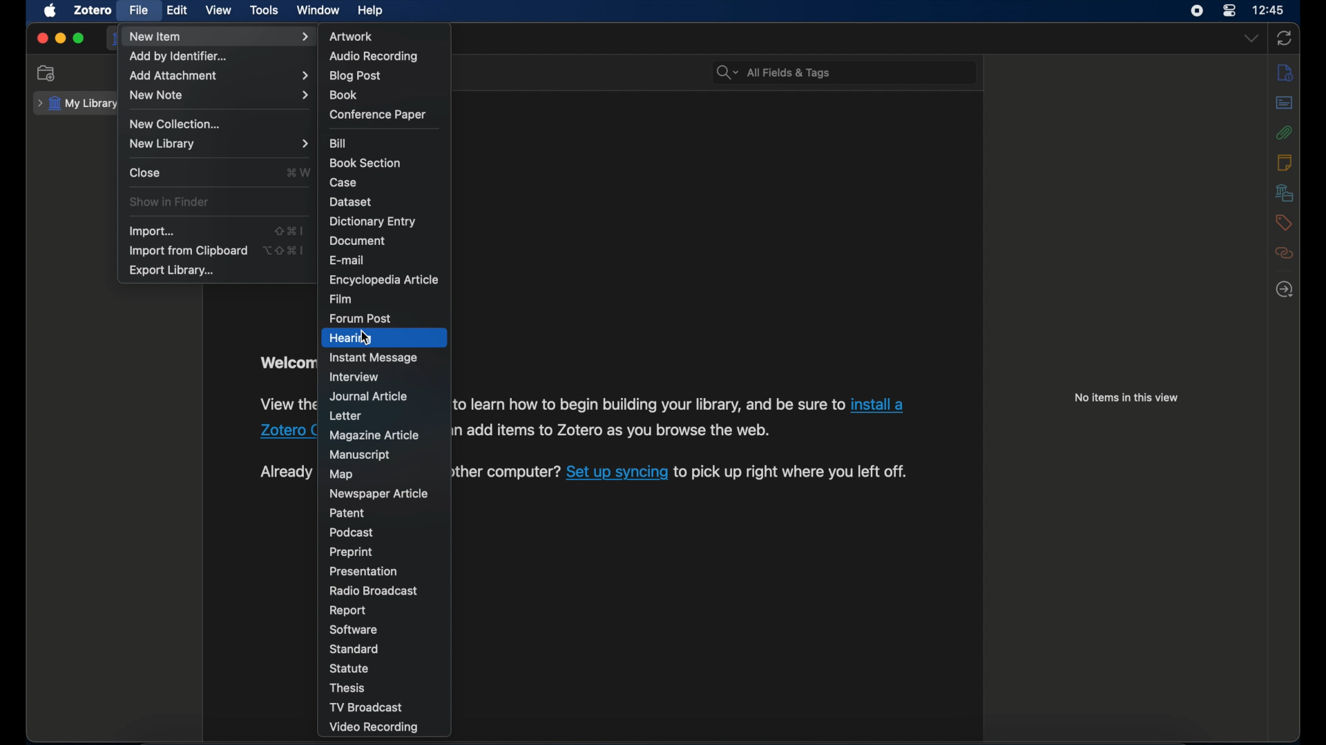 The width and height of the screenshot is (1326, 745). What do you see at coordinates (265, 10) in the screenshot?
I see `tools` at bounding box center [265, 10].